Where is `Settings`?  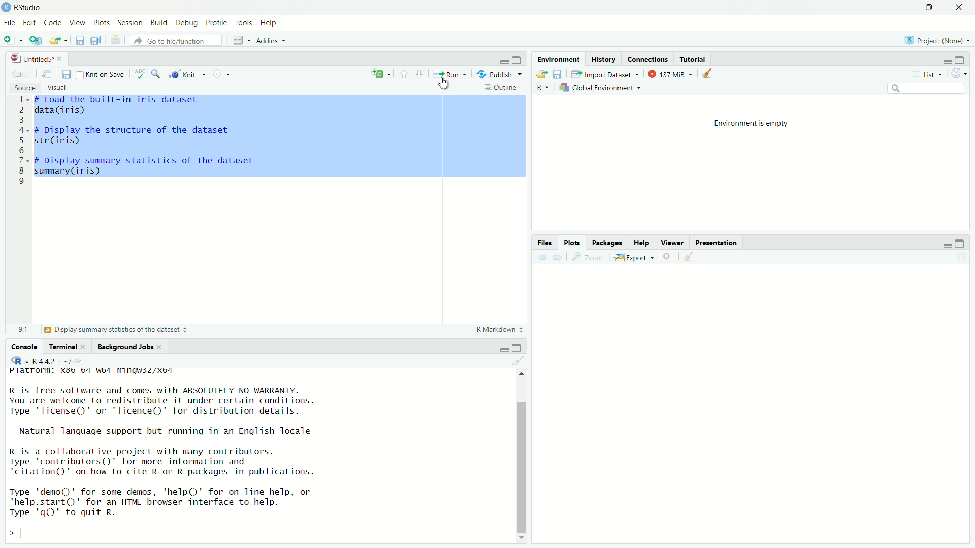 Settings is located at coordinates (224, 74).